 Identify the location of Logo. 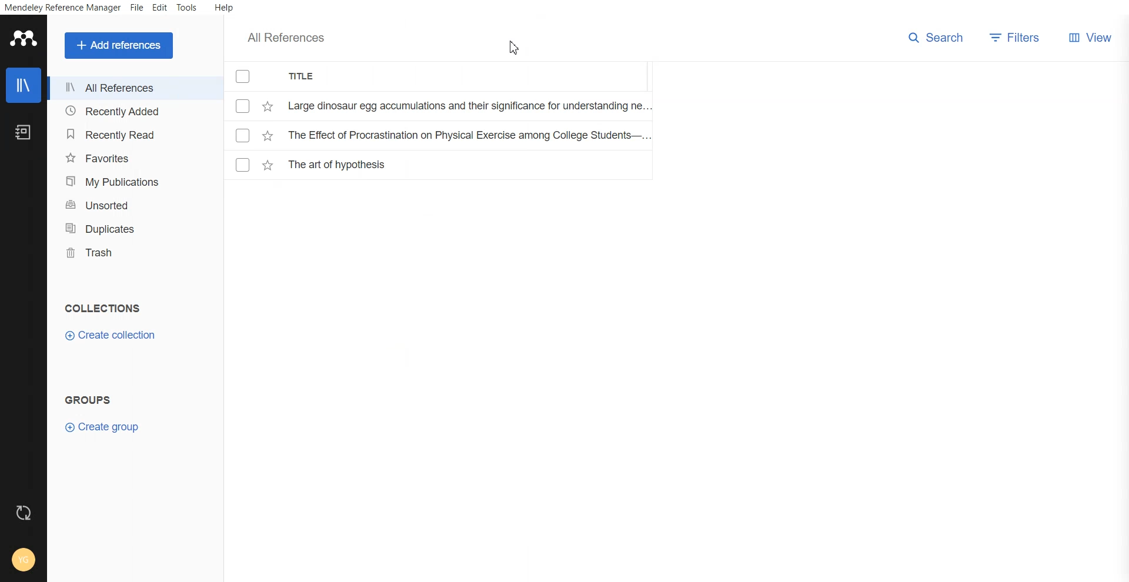
(23, 39).